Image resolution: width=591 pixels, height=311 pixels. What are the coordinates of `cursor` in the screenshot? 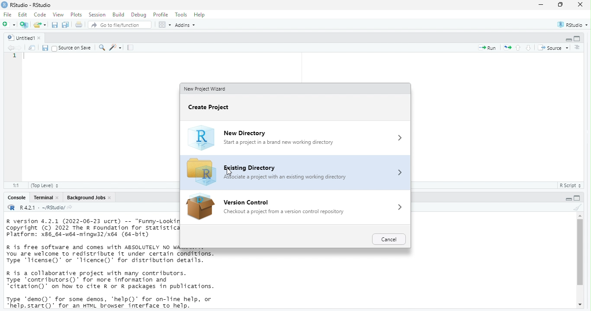 It's located at (231, 172).